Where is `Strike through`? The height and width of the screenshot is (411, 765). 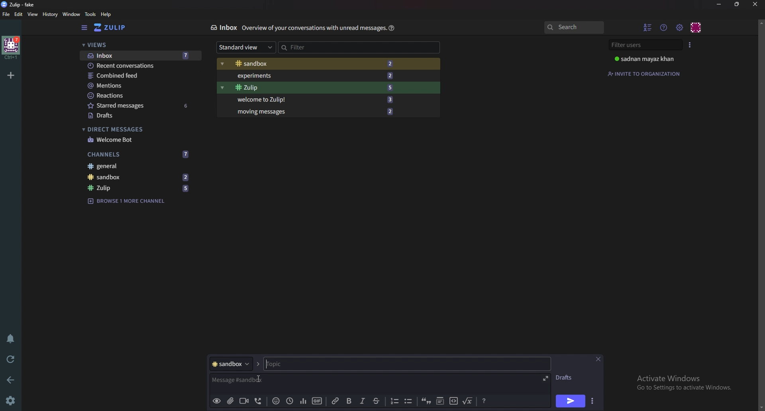
Strike through is located at coordinates (376, 401).